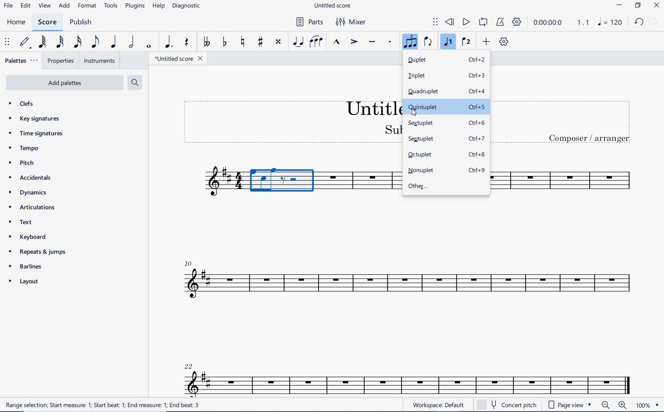 This screenshot has height=412, width=664. What do you see at coordinates (639, 22) in the screenshot?
I see `UNDO` at bounding box center [639, 22].